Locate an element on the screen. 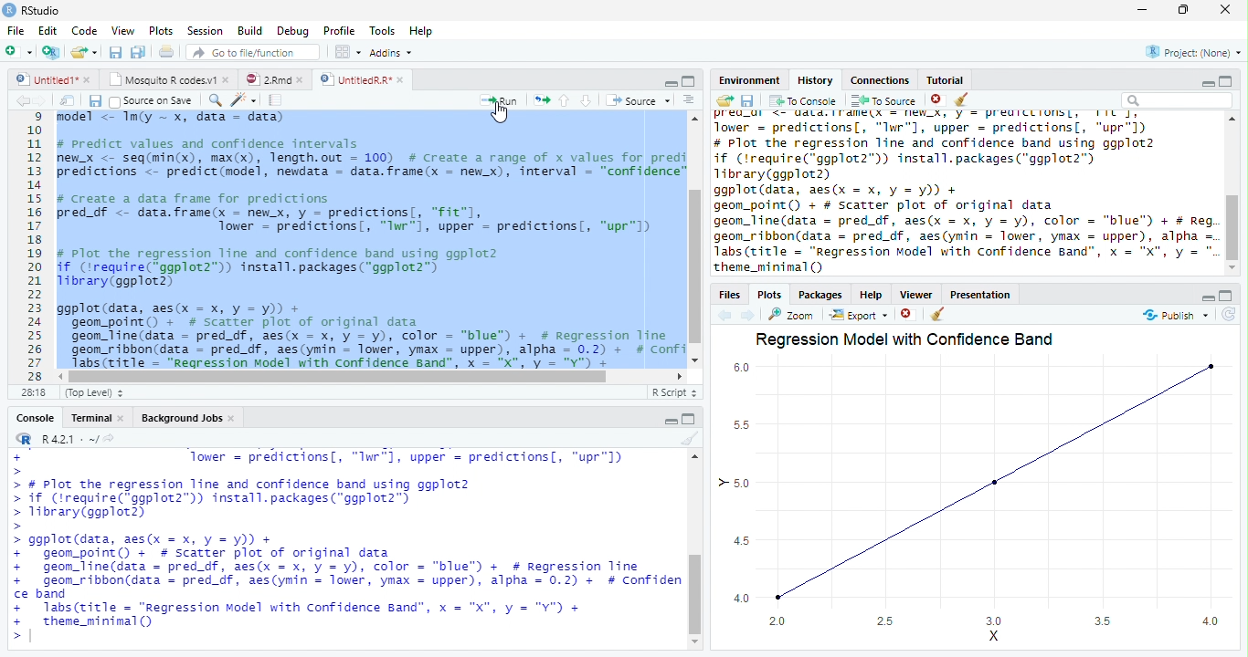  R studio is located at coordinates (35, 10).